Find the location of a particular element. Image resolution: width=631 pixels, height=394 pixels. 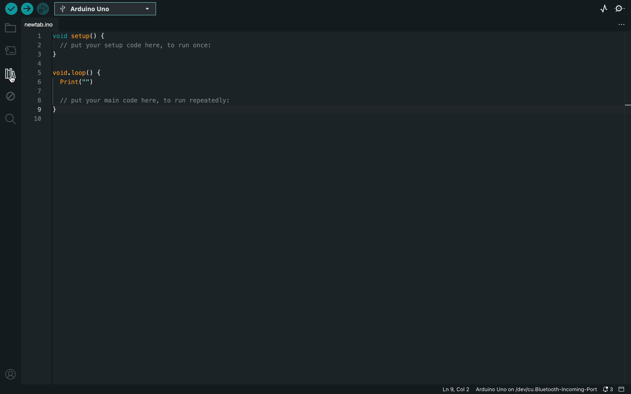

file setting is located at coordinates (618, 24).